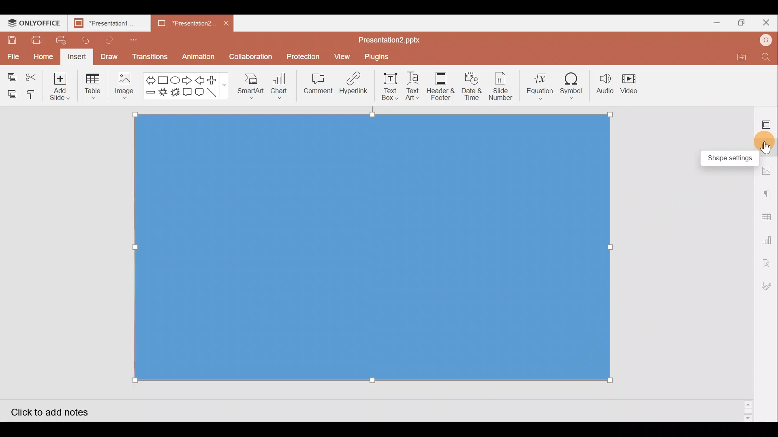 This screenshot has height=437, width=778. Describe the element at coordinates (769, 171) in the screenshot. I see `Image settings` at that location.